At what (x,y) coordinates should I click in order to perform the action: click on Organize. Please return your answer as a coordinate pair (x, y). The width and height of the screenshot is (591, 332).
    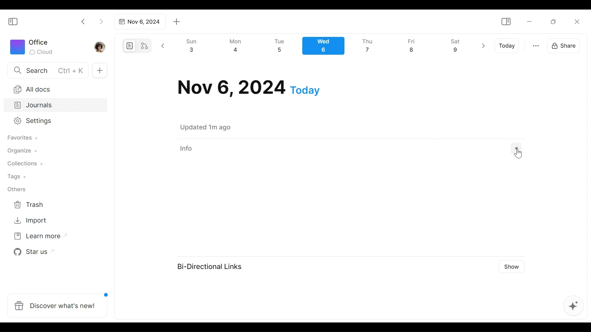
    Looking at the image, I should click on (22, 151).